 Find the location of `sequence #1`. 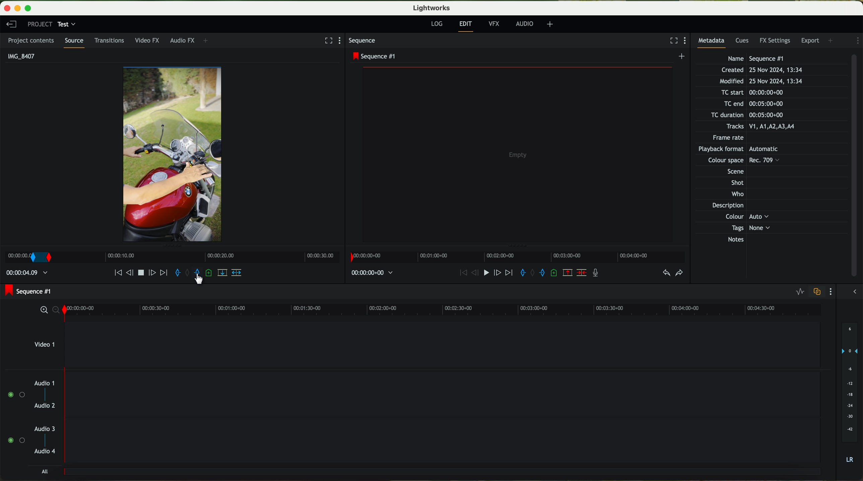

sequence #1 is located at coordinates (29, 291).